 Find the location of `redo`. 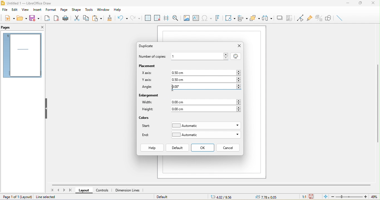

redo is located at coordinates (135, 17).